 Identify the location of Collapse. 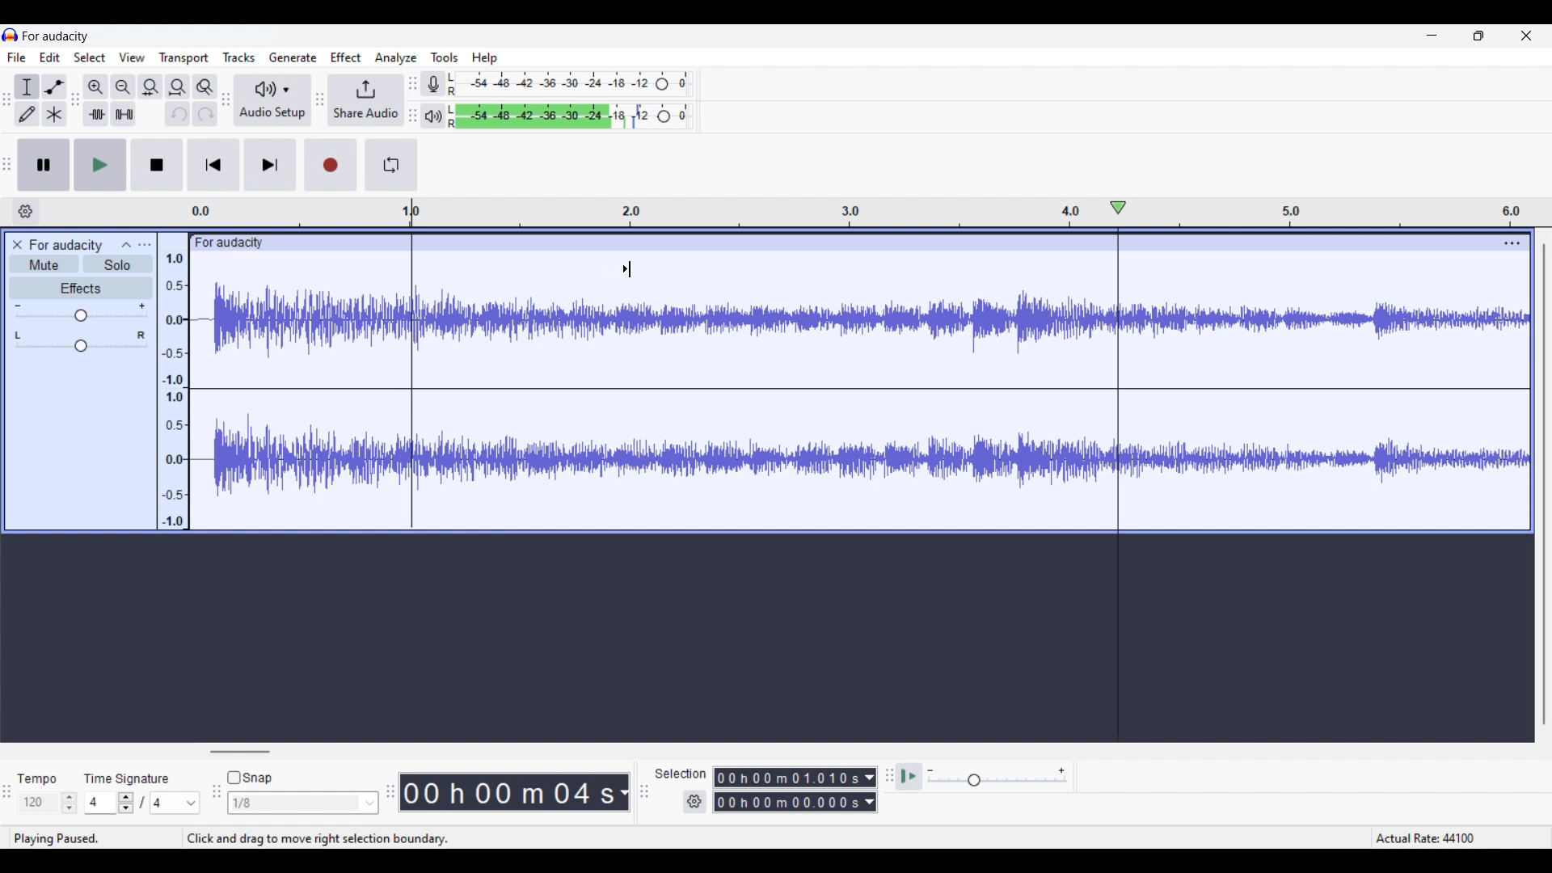
(126, 244).